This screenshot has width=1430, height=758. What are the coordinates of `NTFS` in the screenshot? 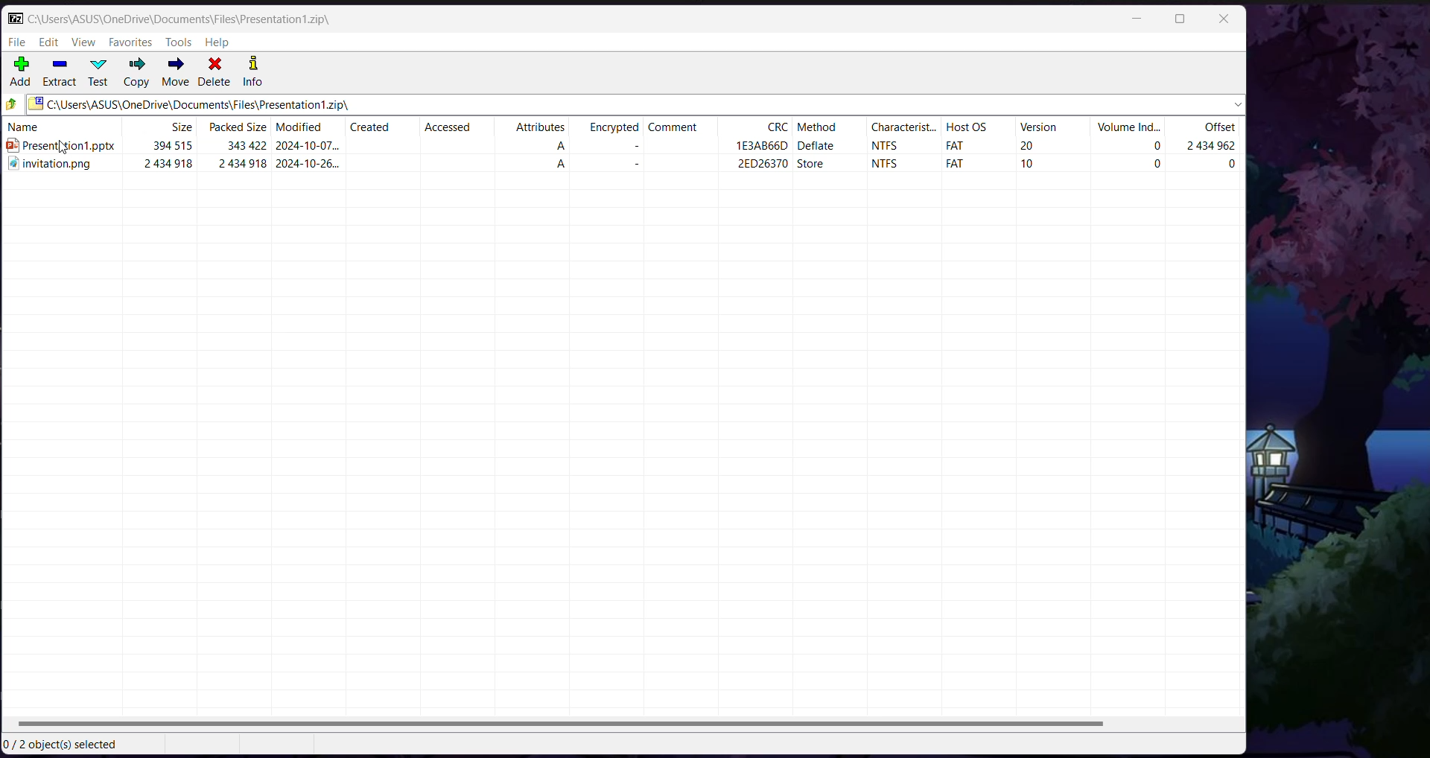 It's located at (886, 166).